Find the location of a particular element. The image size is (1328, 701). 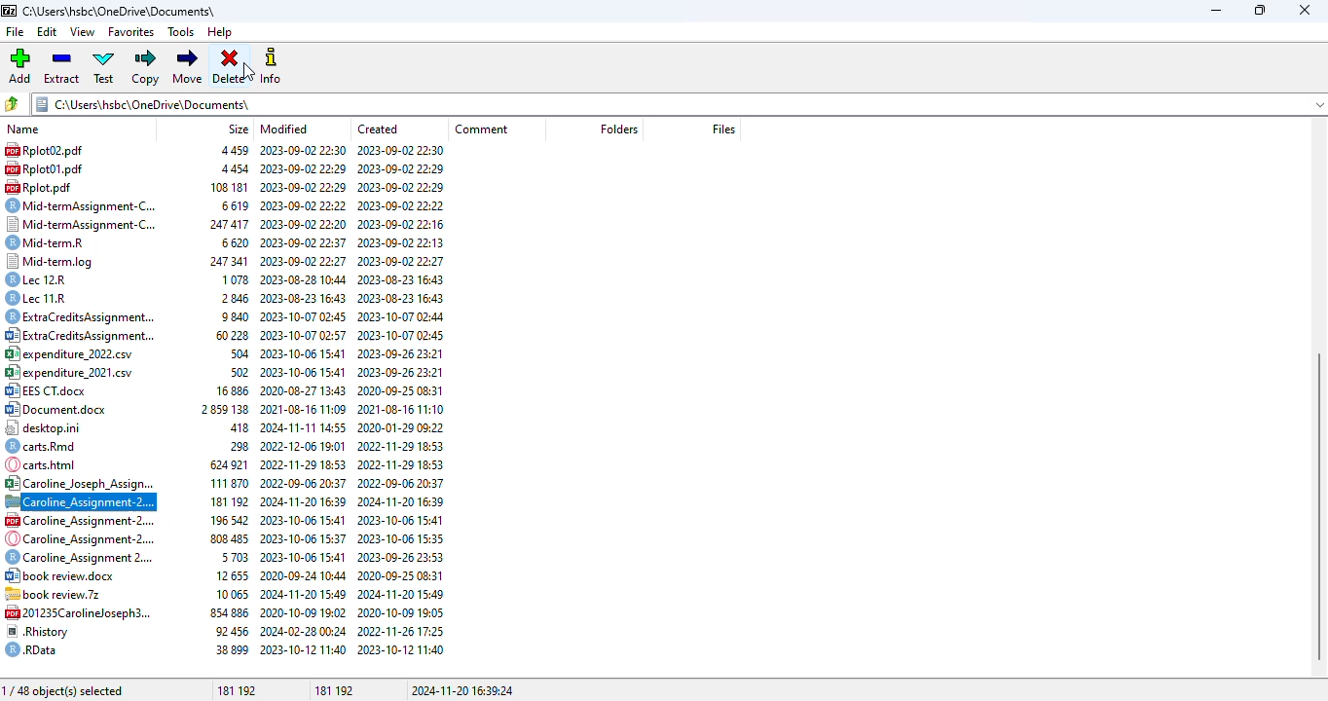

maximize is located at coordinates (1261, 10).